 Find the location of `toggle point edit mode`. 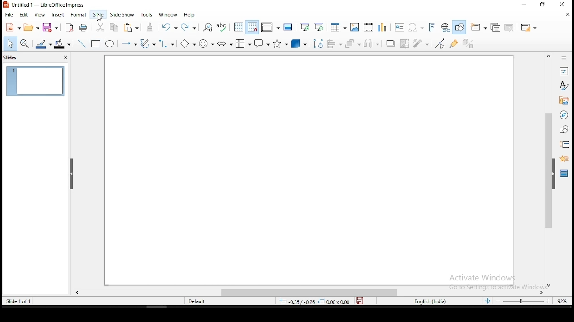

toggle point edit mode is located at coordinates (440, 43).